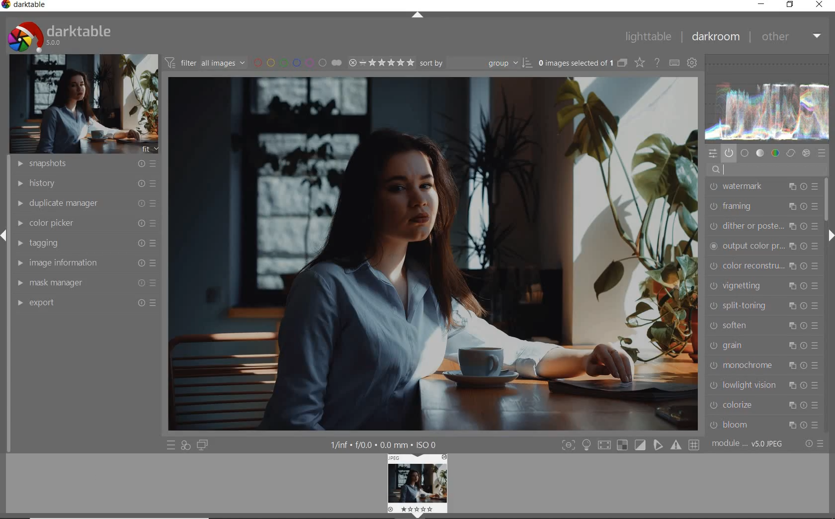 This screenshot has height=519, width=835. I want to click on restore, so click(791, 5).